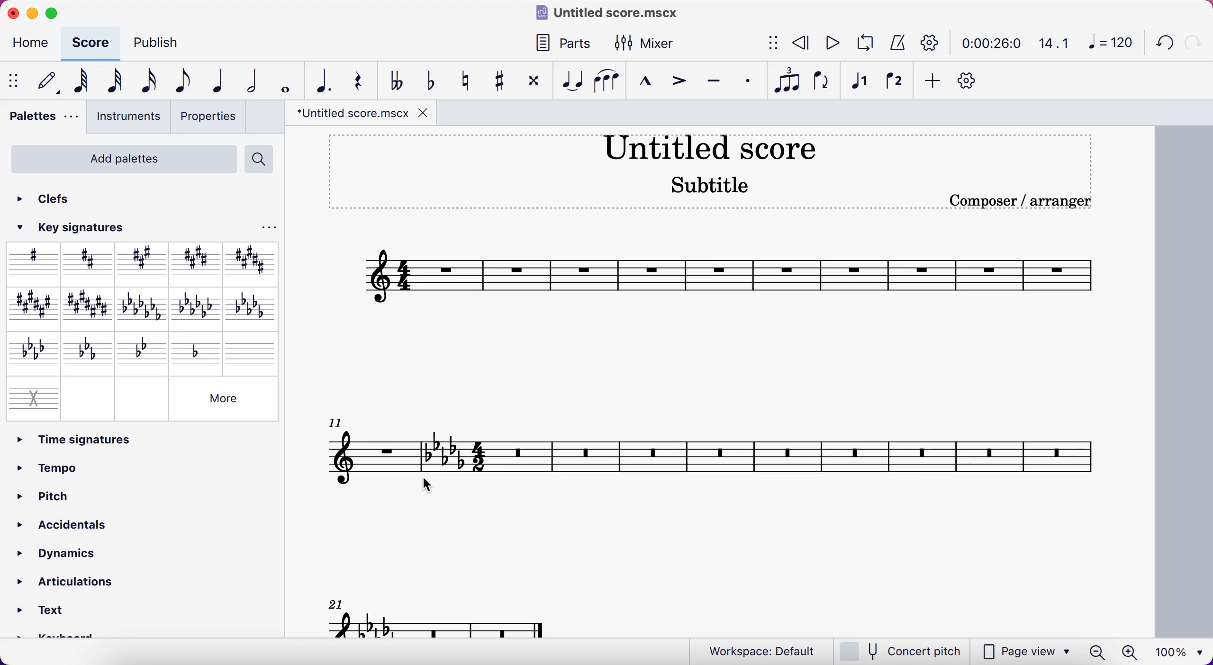 The width and height of the screenshot is (1213, 665). Describe the element at coordinates (149, 82) in the screenshot. I see `16th note` at that location.